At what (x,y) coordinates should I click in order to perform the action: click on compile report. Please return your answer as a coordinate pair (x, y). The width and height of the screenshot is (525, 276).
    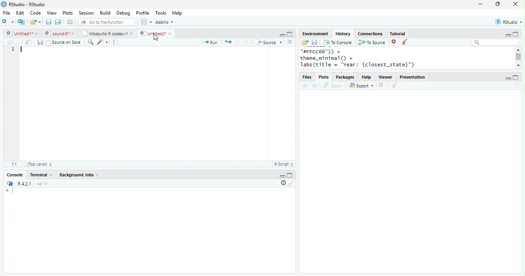
    Looking at the image, I should click on (116, 43).